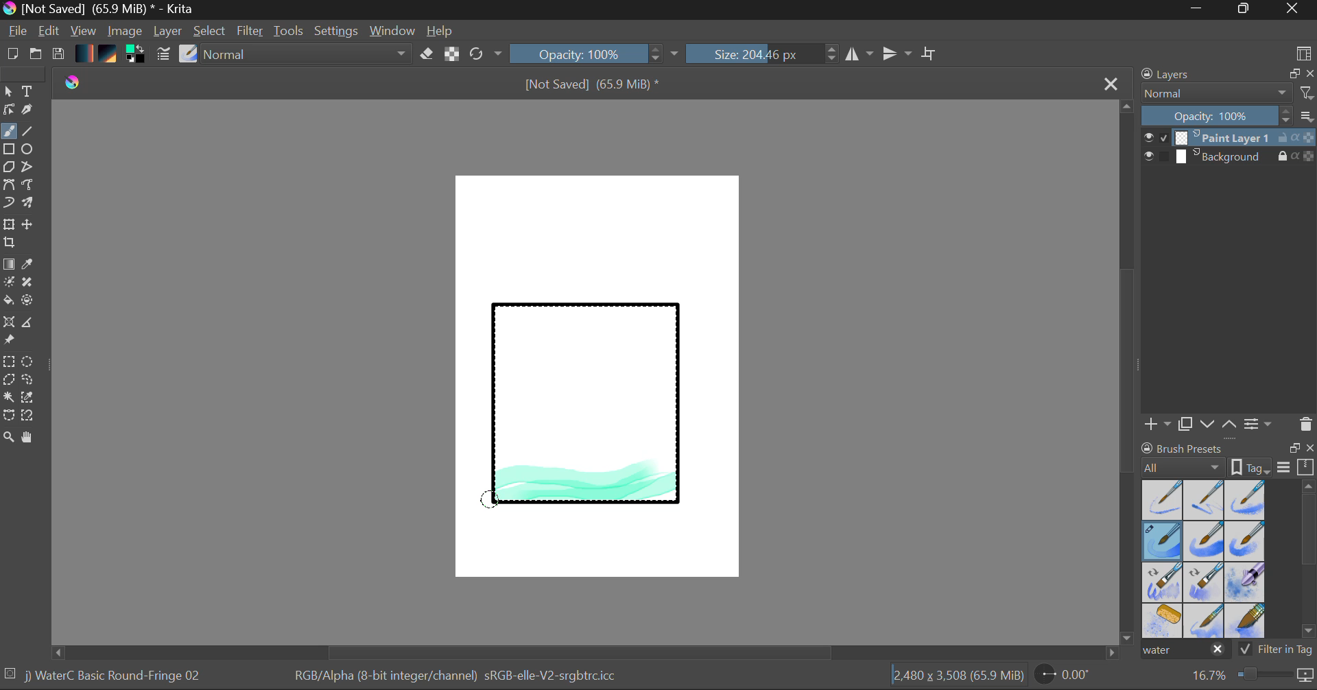 The width and height of the screenshot is (1317, 690). What do you see at coordinates (859, 54) in the screenshot?
I see `Vertical Mirror Flip` at bounding box center [859, 54].